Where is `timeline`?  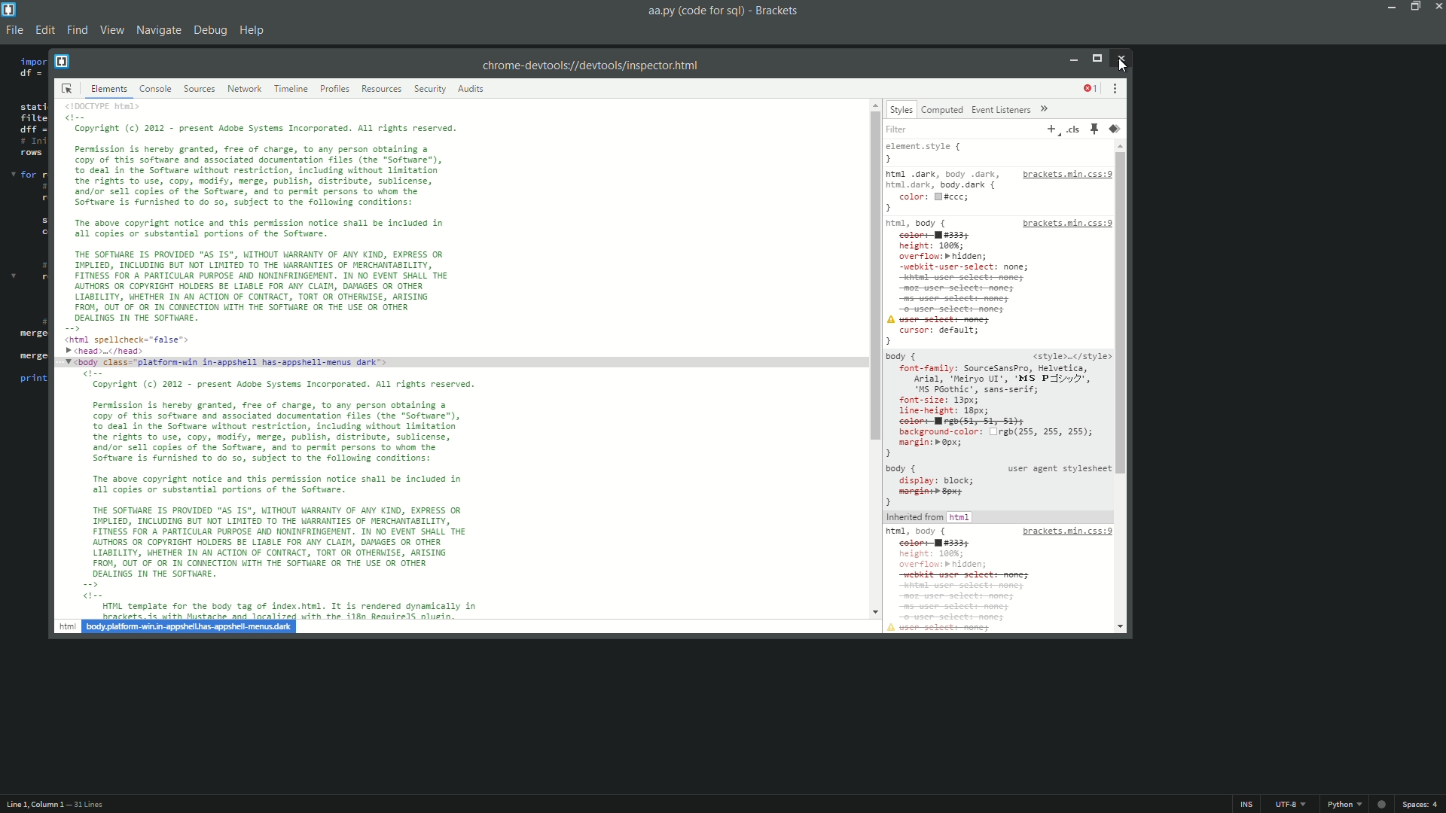
timeline is located at coordinates (291, 89).